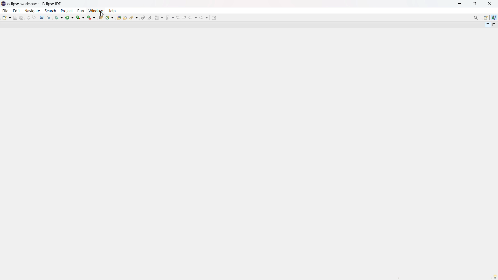 The image size is (498, 280). Describe the element at coordinates (15, 18) in the screenshot. I see `save` at that location.